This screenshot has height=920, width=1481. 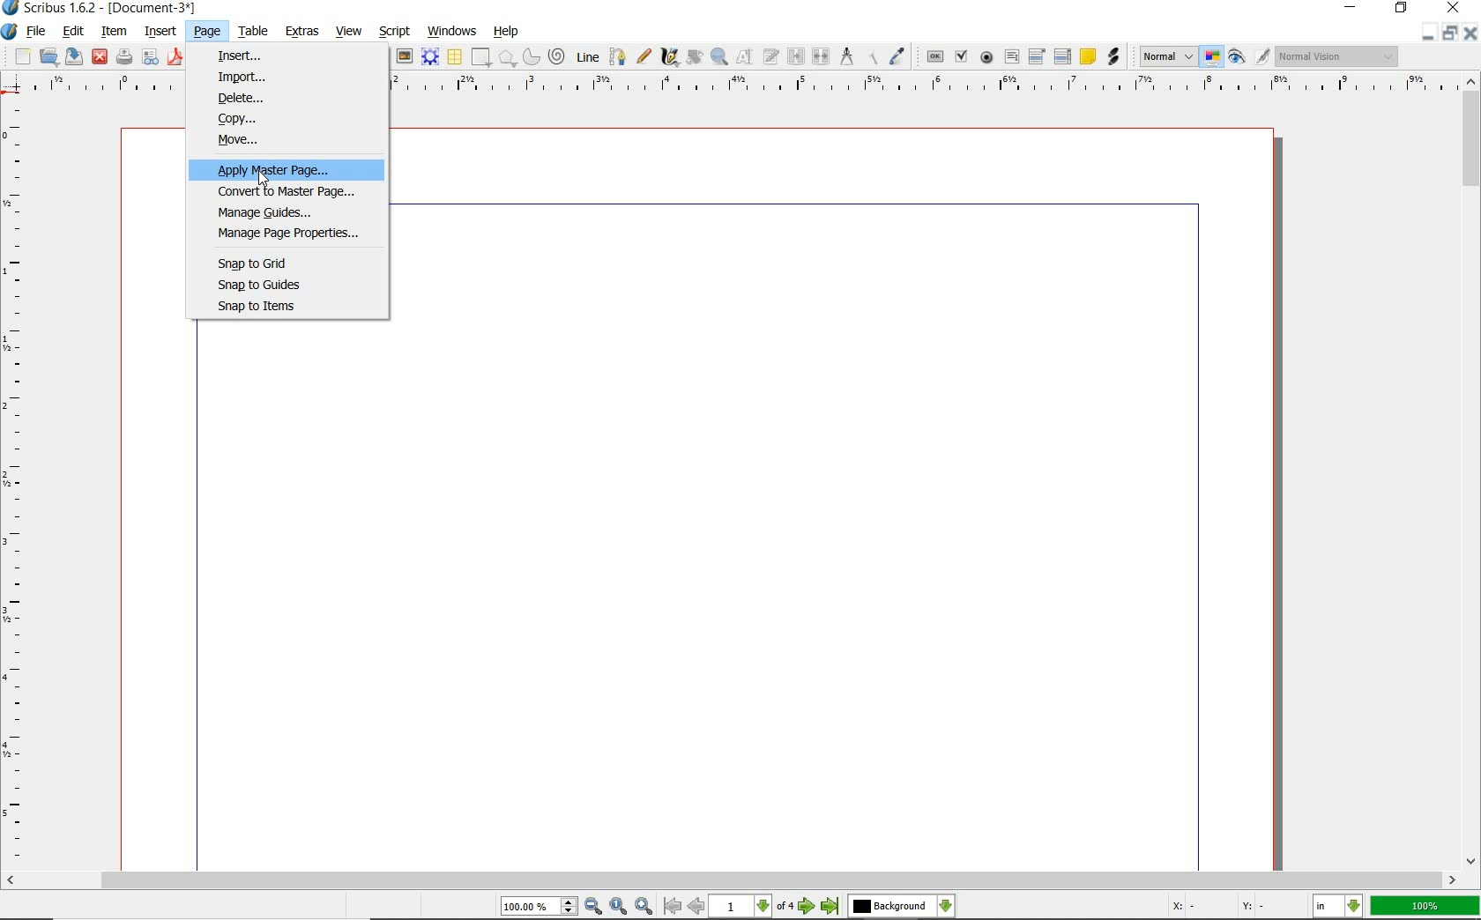 What do you see at coordinates (696, 908) in the screenshot?
I see `Previous Page` at bounding box center [696, 908].